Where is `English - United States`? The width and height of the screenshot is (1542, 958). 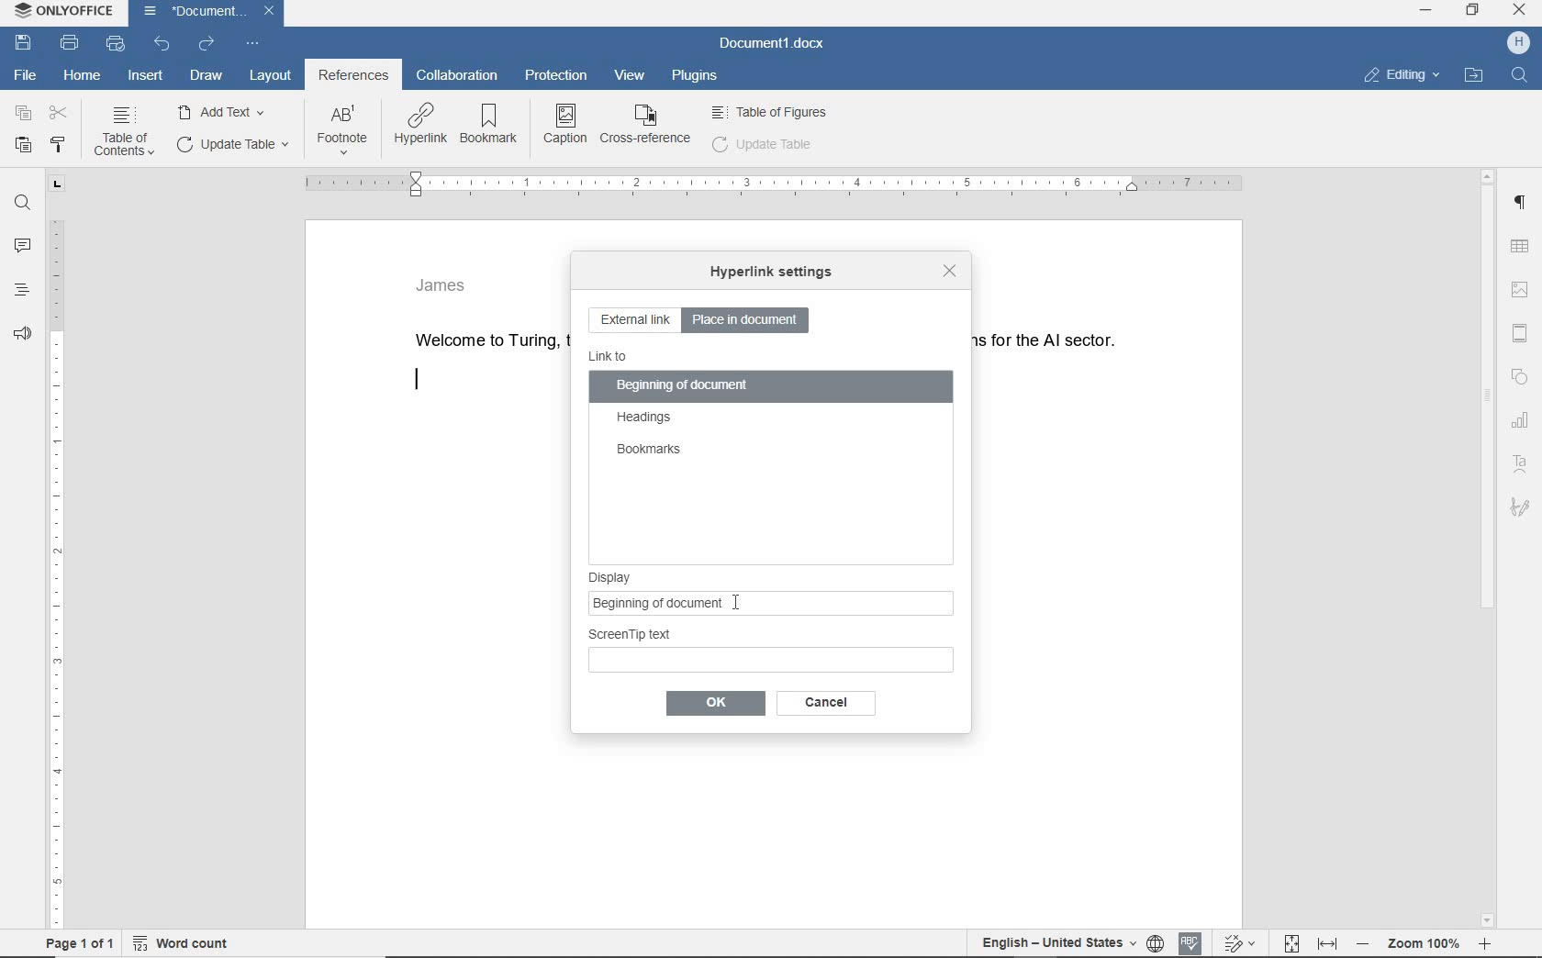 English - United States is located at coordinates (1047, 944).